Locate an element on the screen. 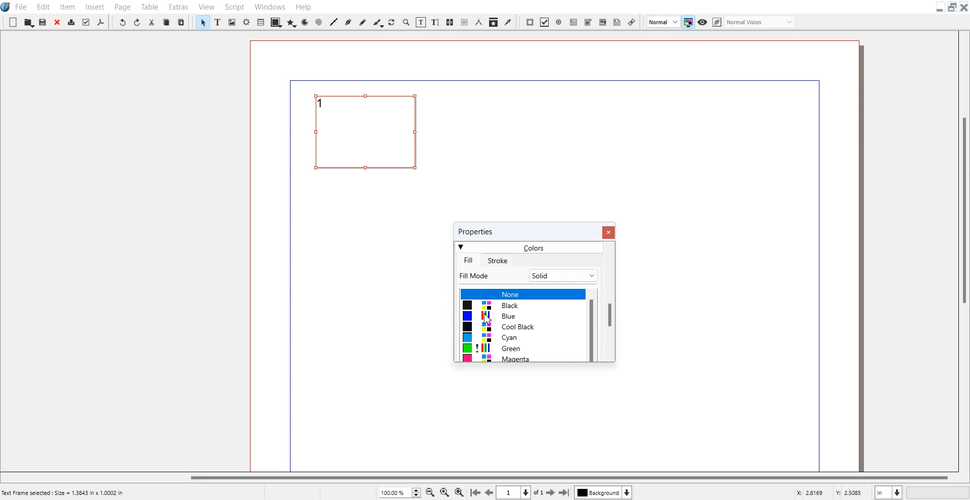  Zoom to 100% is located at coordinates (444, 492).